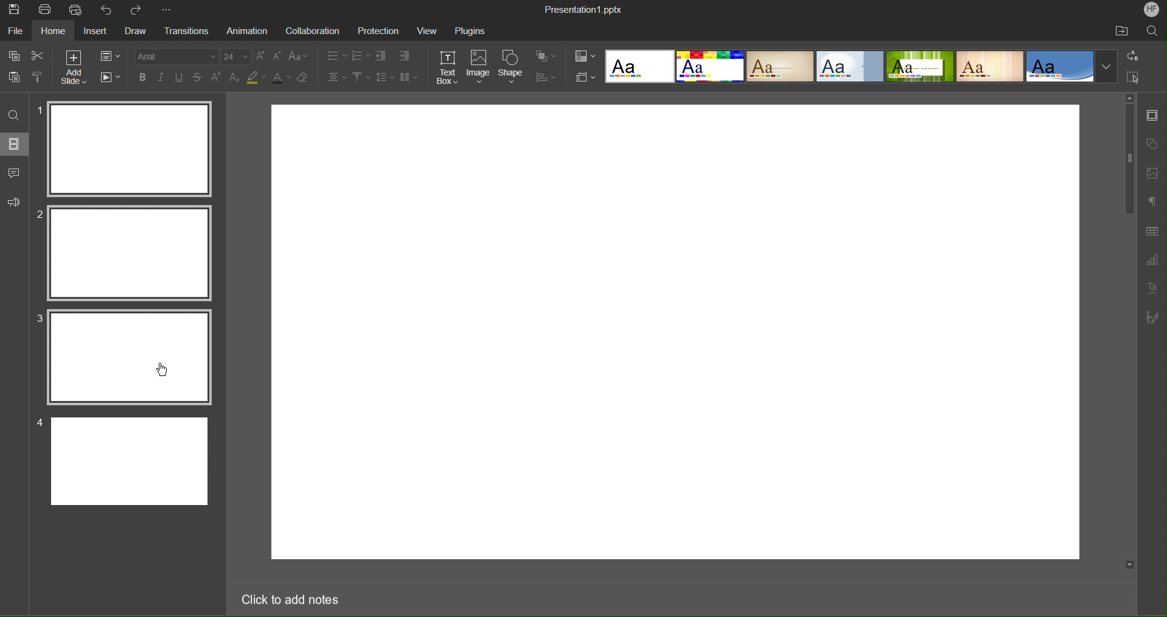  I want to click on Text Box, so click(448, 68).